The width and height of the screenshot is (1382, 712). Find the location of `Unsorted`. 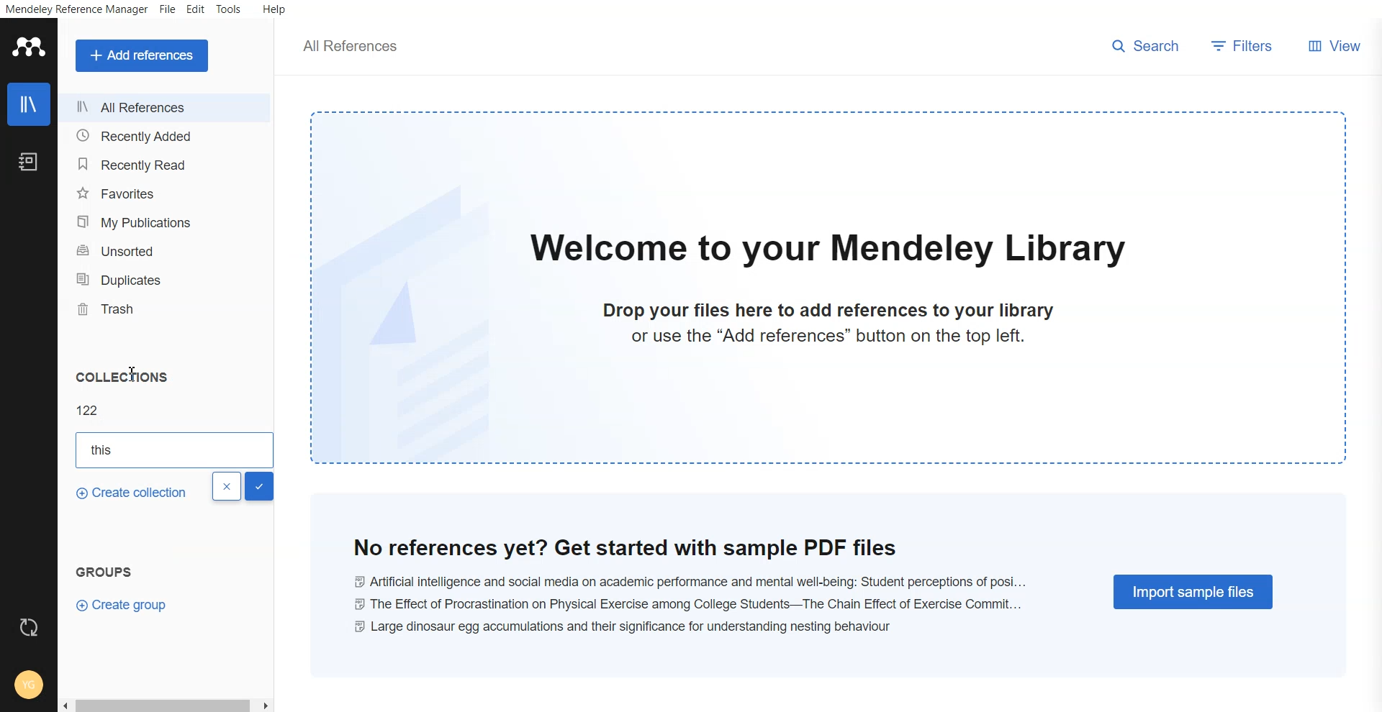

Unsorted is located at coordinates (166, 250).